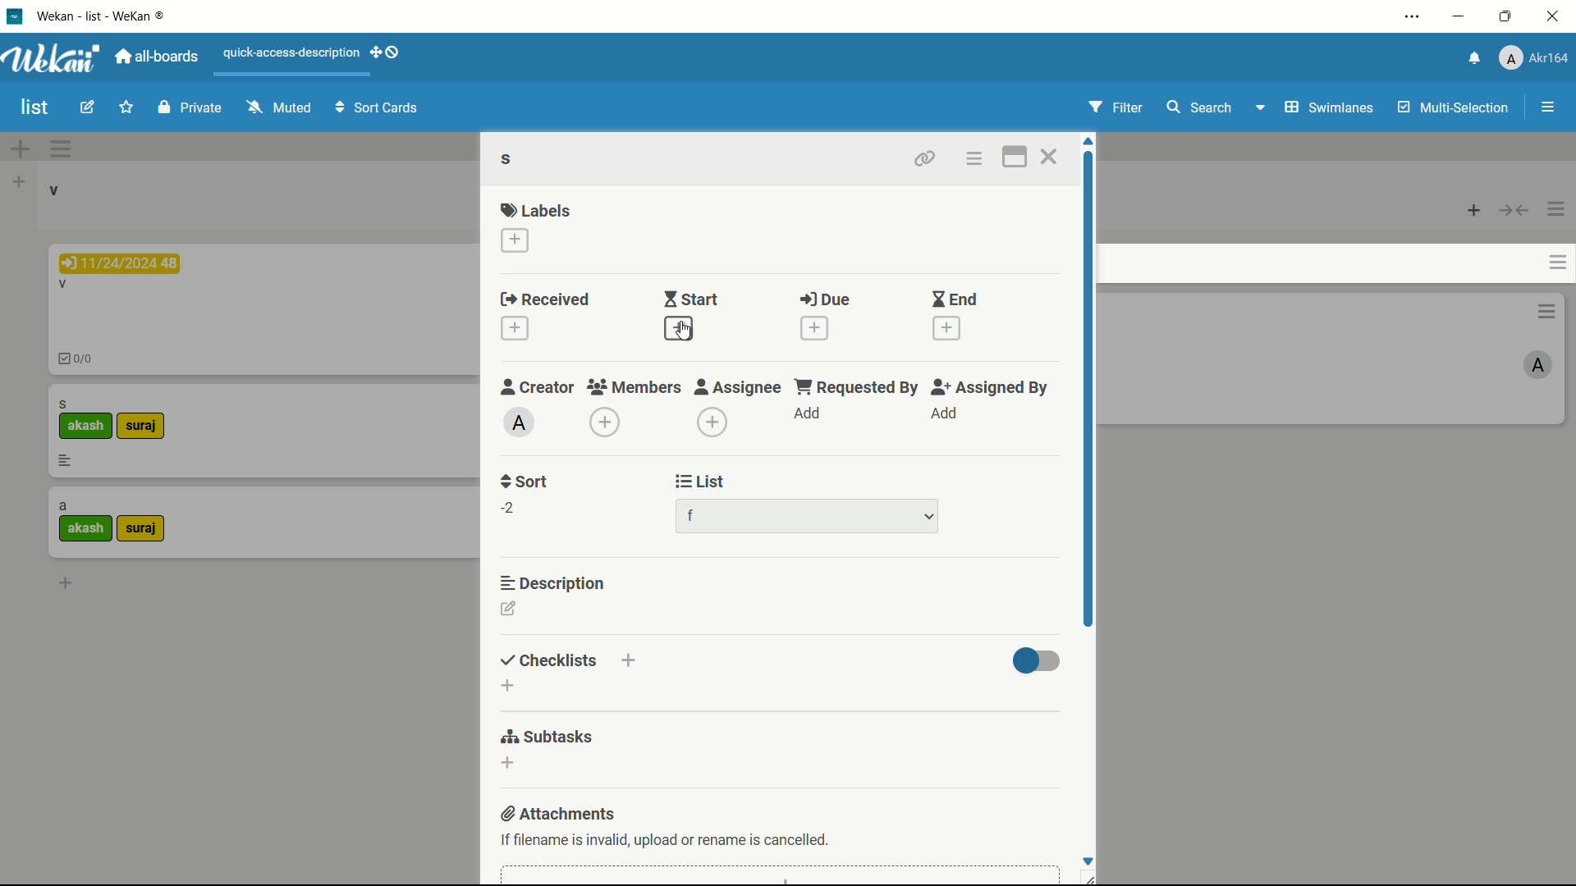 The width and height of the screenshot is (1576, 886). I want to click on -2, so click(511, 508).